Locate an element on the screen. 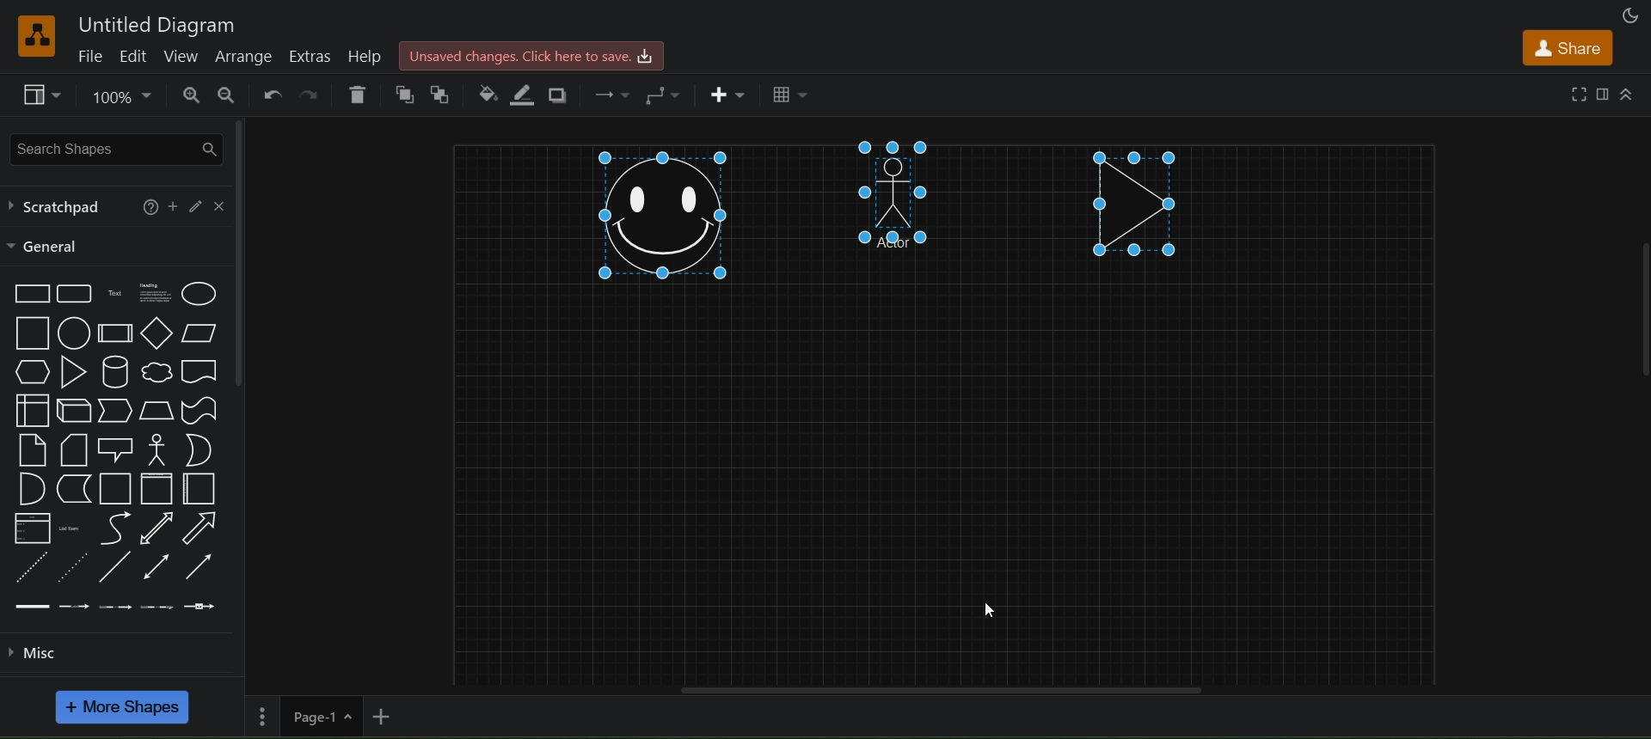 Image resolution: width=1651 pixels, height=739 pixels. misc is located at coordinates (37, 651).